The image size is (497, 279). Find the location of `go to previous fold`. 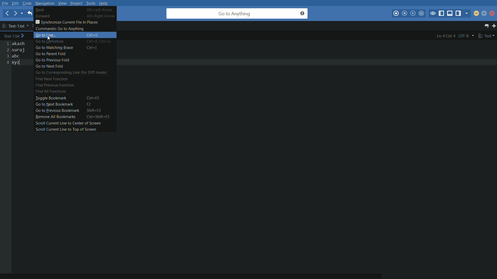

go to previous fold is located at coordinates (52, 60).